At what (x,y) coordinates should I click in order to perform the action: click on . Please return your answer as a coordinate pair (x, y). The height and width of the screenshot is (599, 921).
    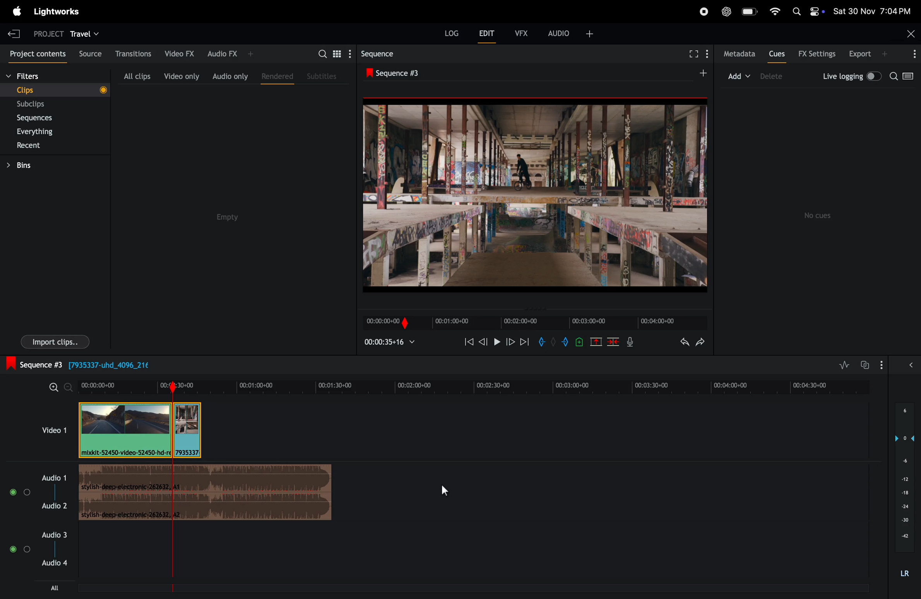
    Looking at the image, I should click on (539, 342).